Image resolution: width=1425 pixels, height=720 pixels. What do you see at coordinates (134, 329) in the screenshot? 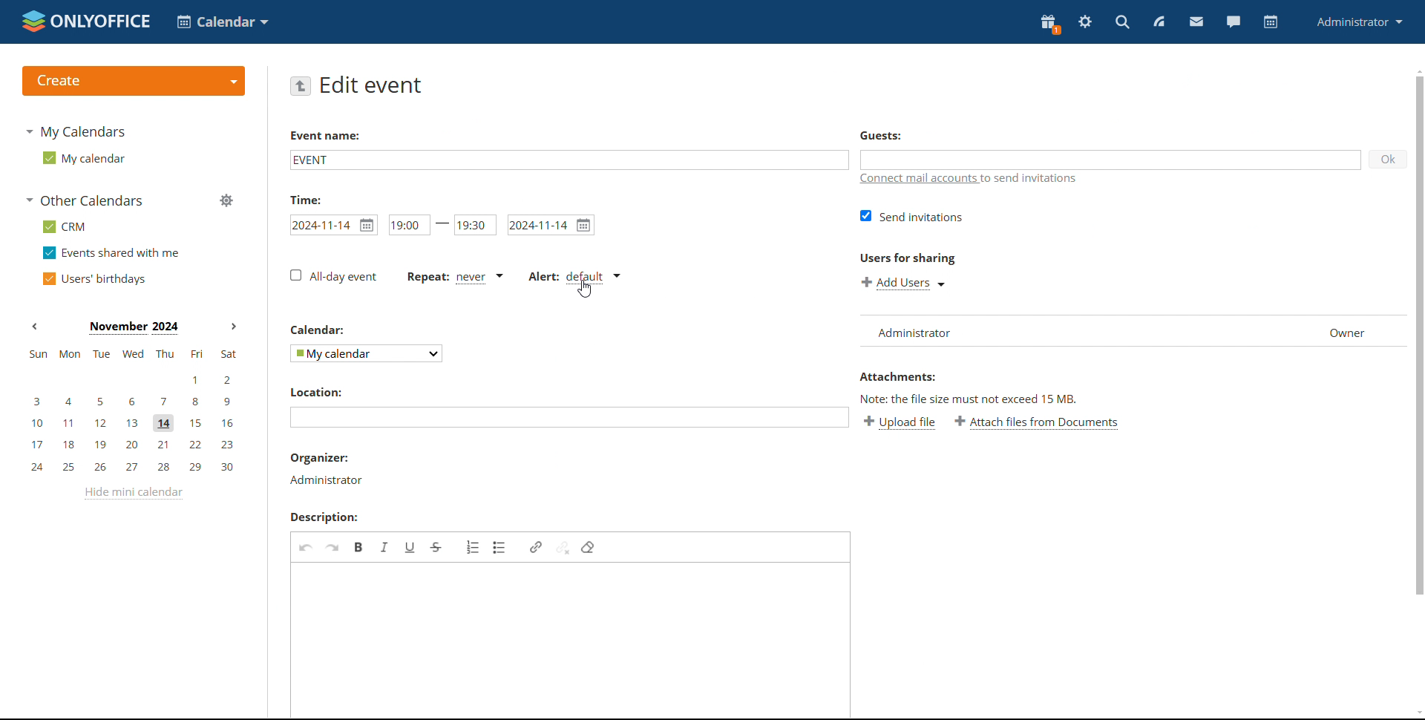
I see `current month` at bounding box center [134, 329].